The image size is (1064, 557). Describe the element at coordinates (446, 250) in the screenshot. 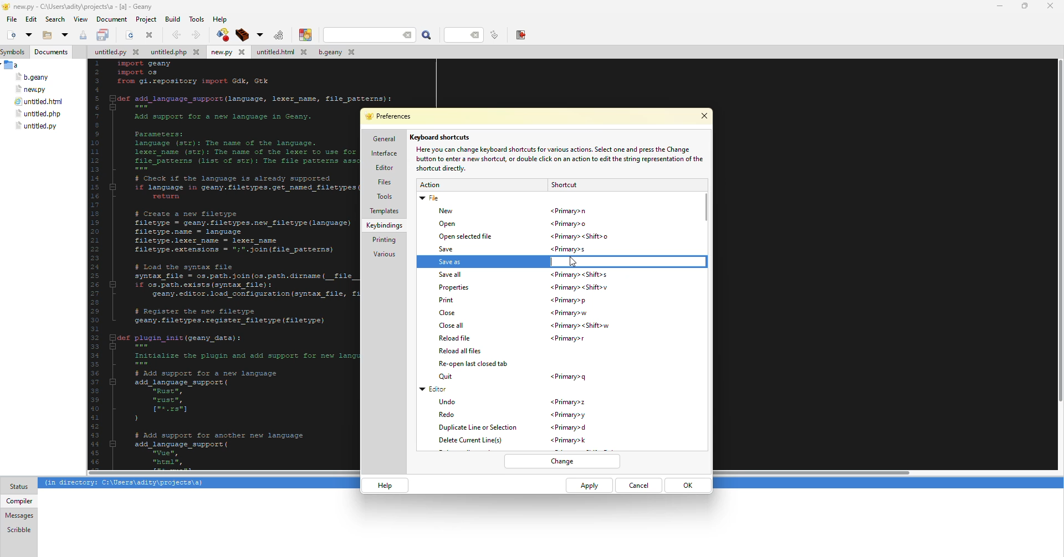

I see `save` at that location.